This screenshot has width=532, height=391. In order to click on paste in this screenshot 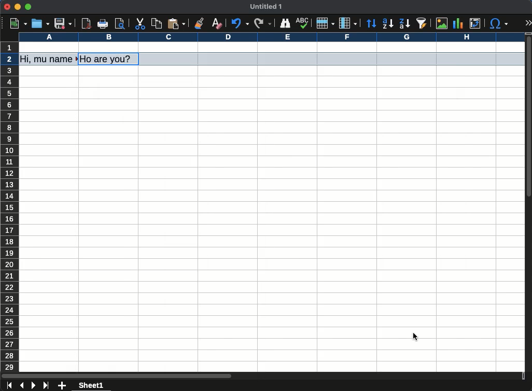, I will do `click(177, 23)`.